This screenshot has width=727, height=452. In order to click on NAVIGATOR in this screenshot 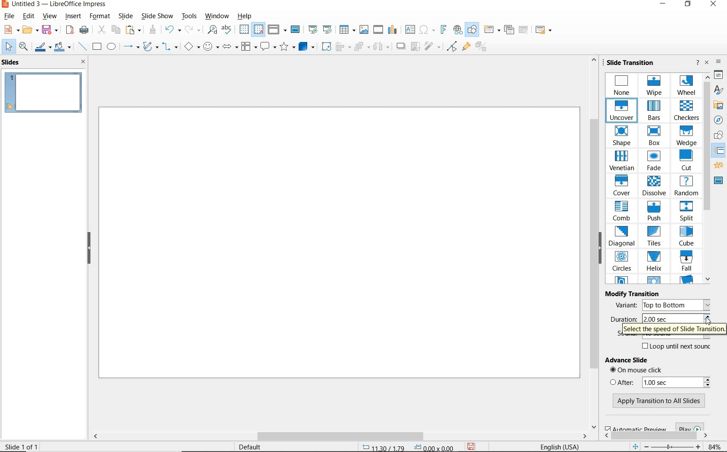, I will do `click(718, 120)`.